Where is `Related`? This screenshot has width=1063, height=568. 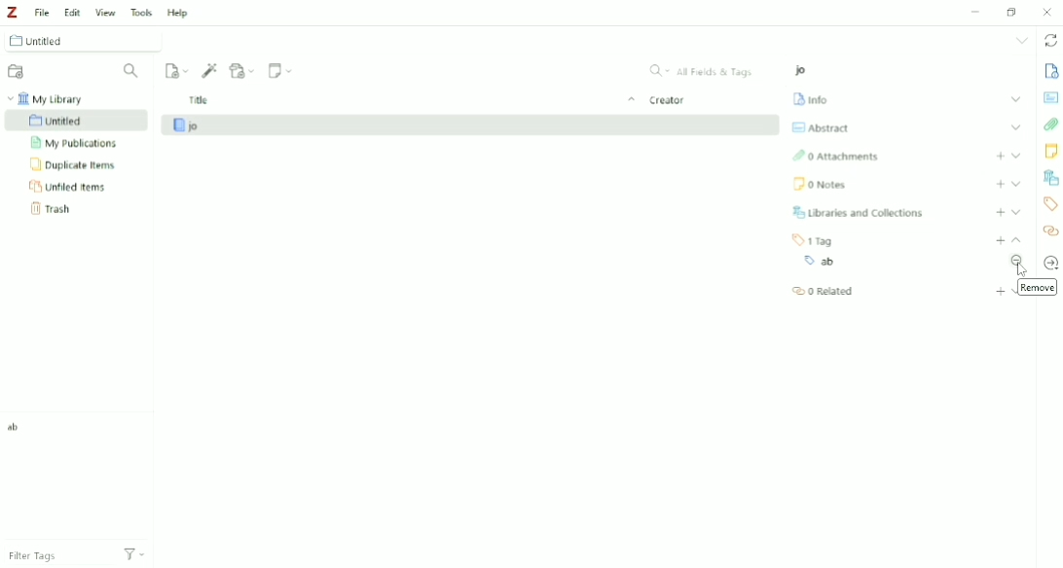 Related is located at coordinates (1050, 231).